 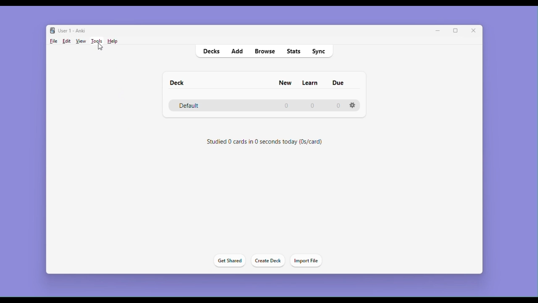 I want to click on 0, so click(x=286, y=105).